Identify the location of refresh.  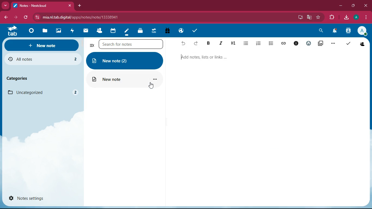
(26, 17).